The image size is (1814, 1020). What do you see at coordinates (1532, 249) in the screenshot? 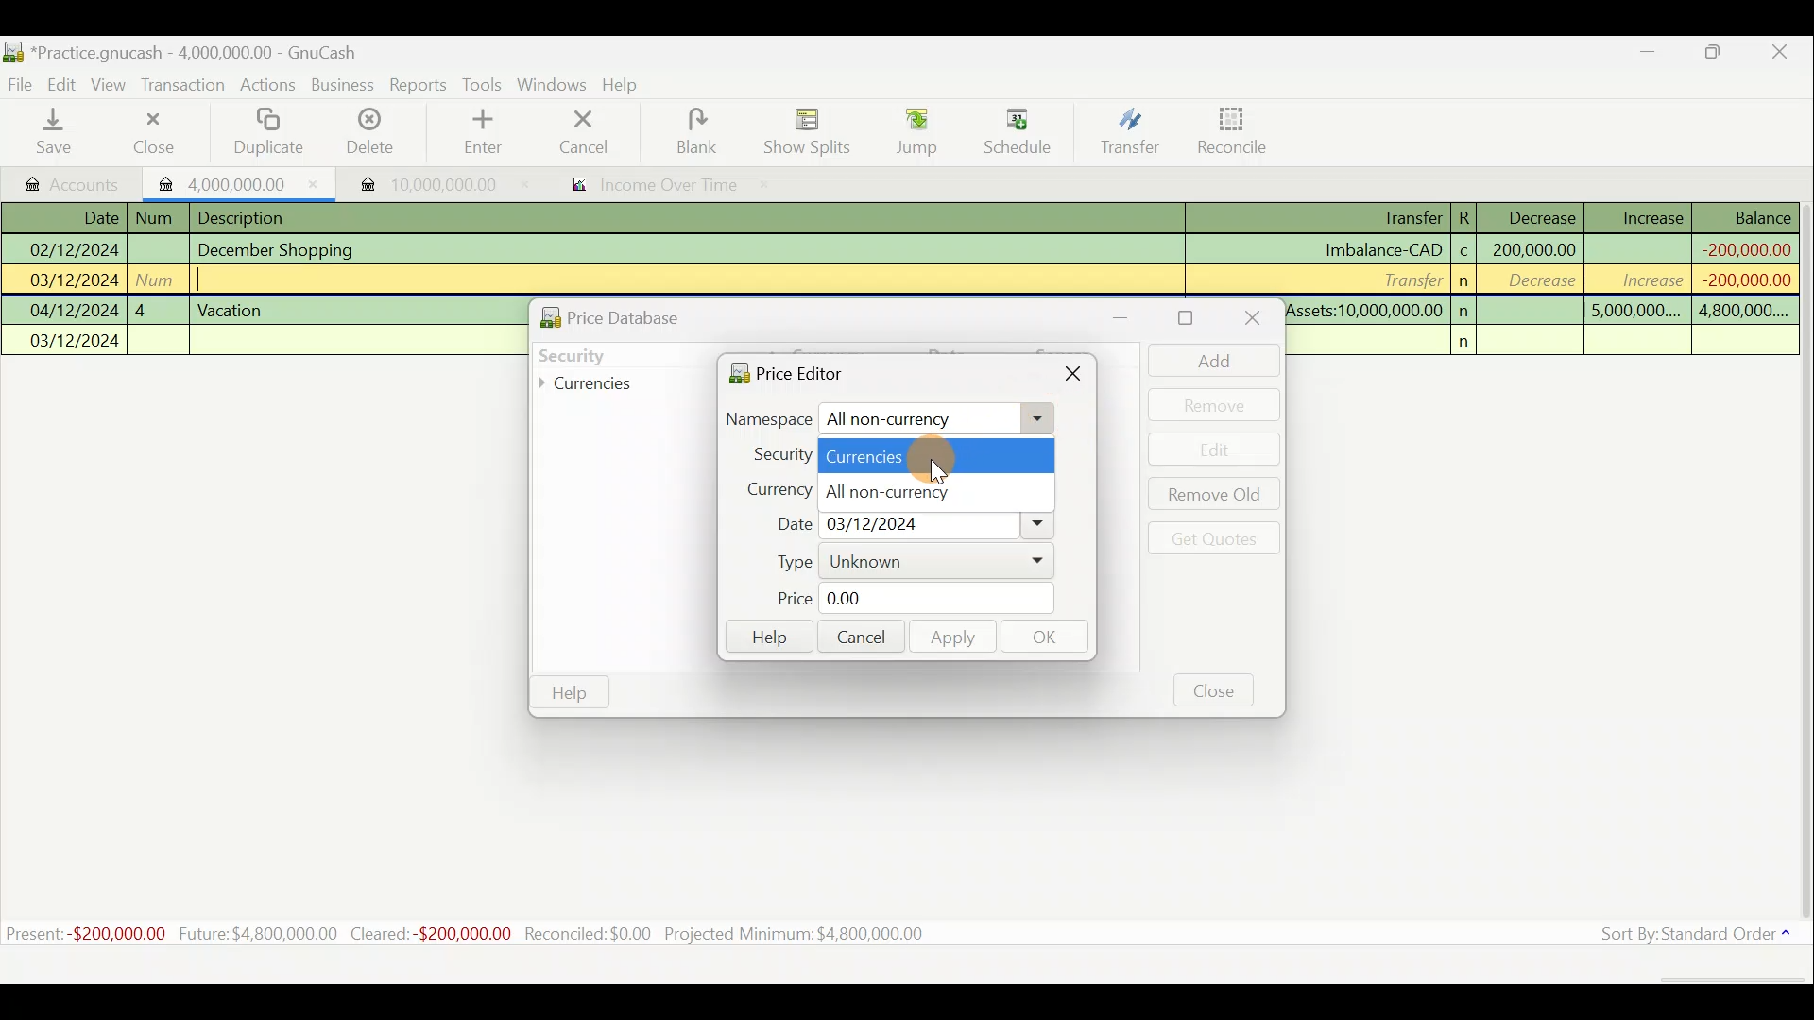
I see `200,000,000` at bounding box center [1532, 249].